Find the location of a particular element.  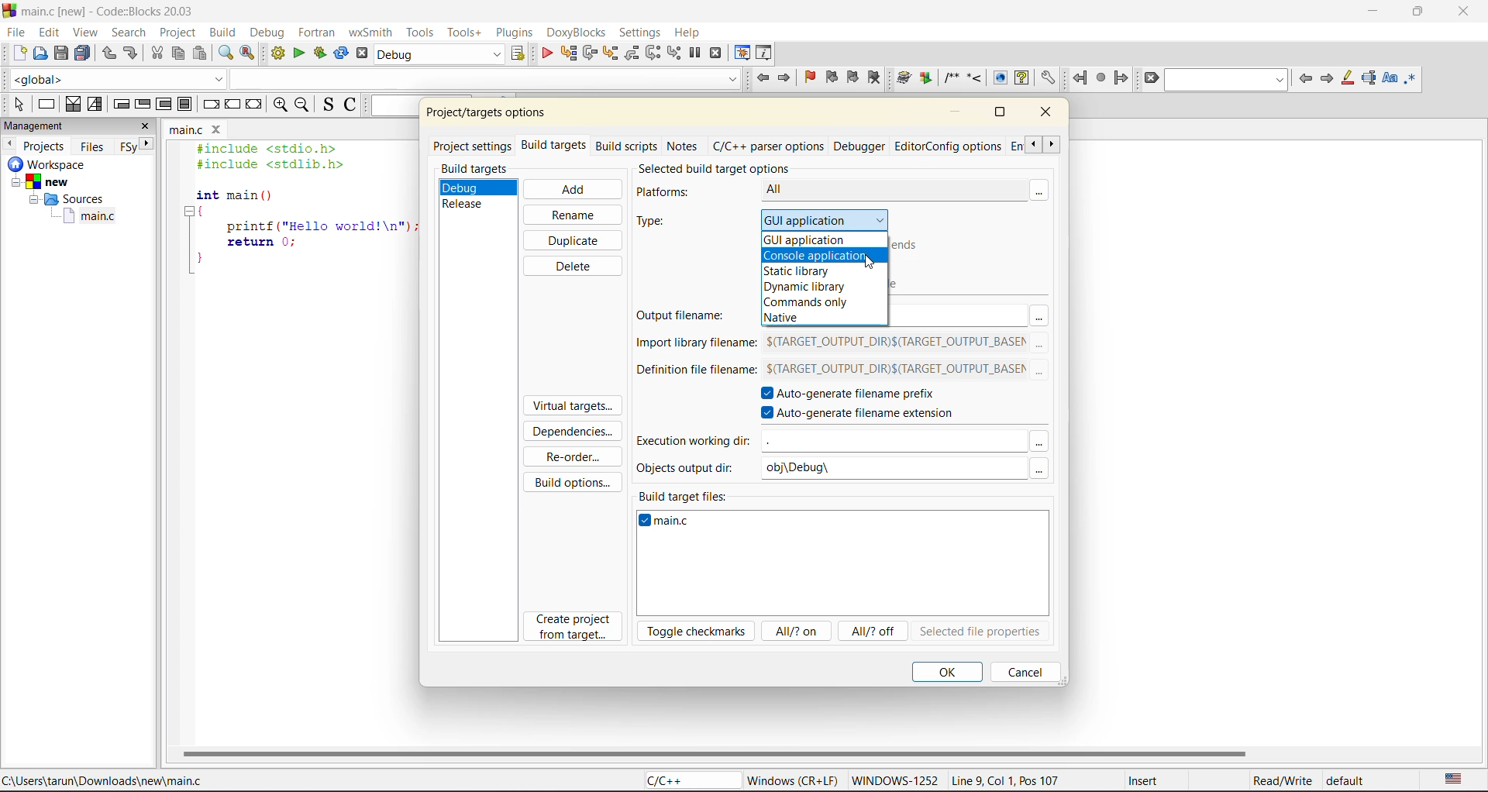

static library is located at coordinates (803, 271).